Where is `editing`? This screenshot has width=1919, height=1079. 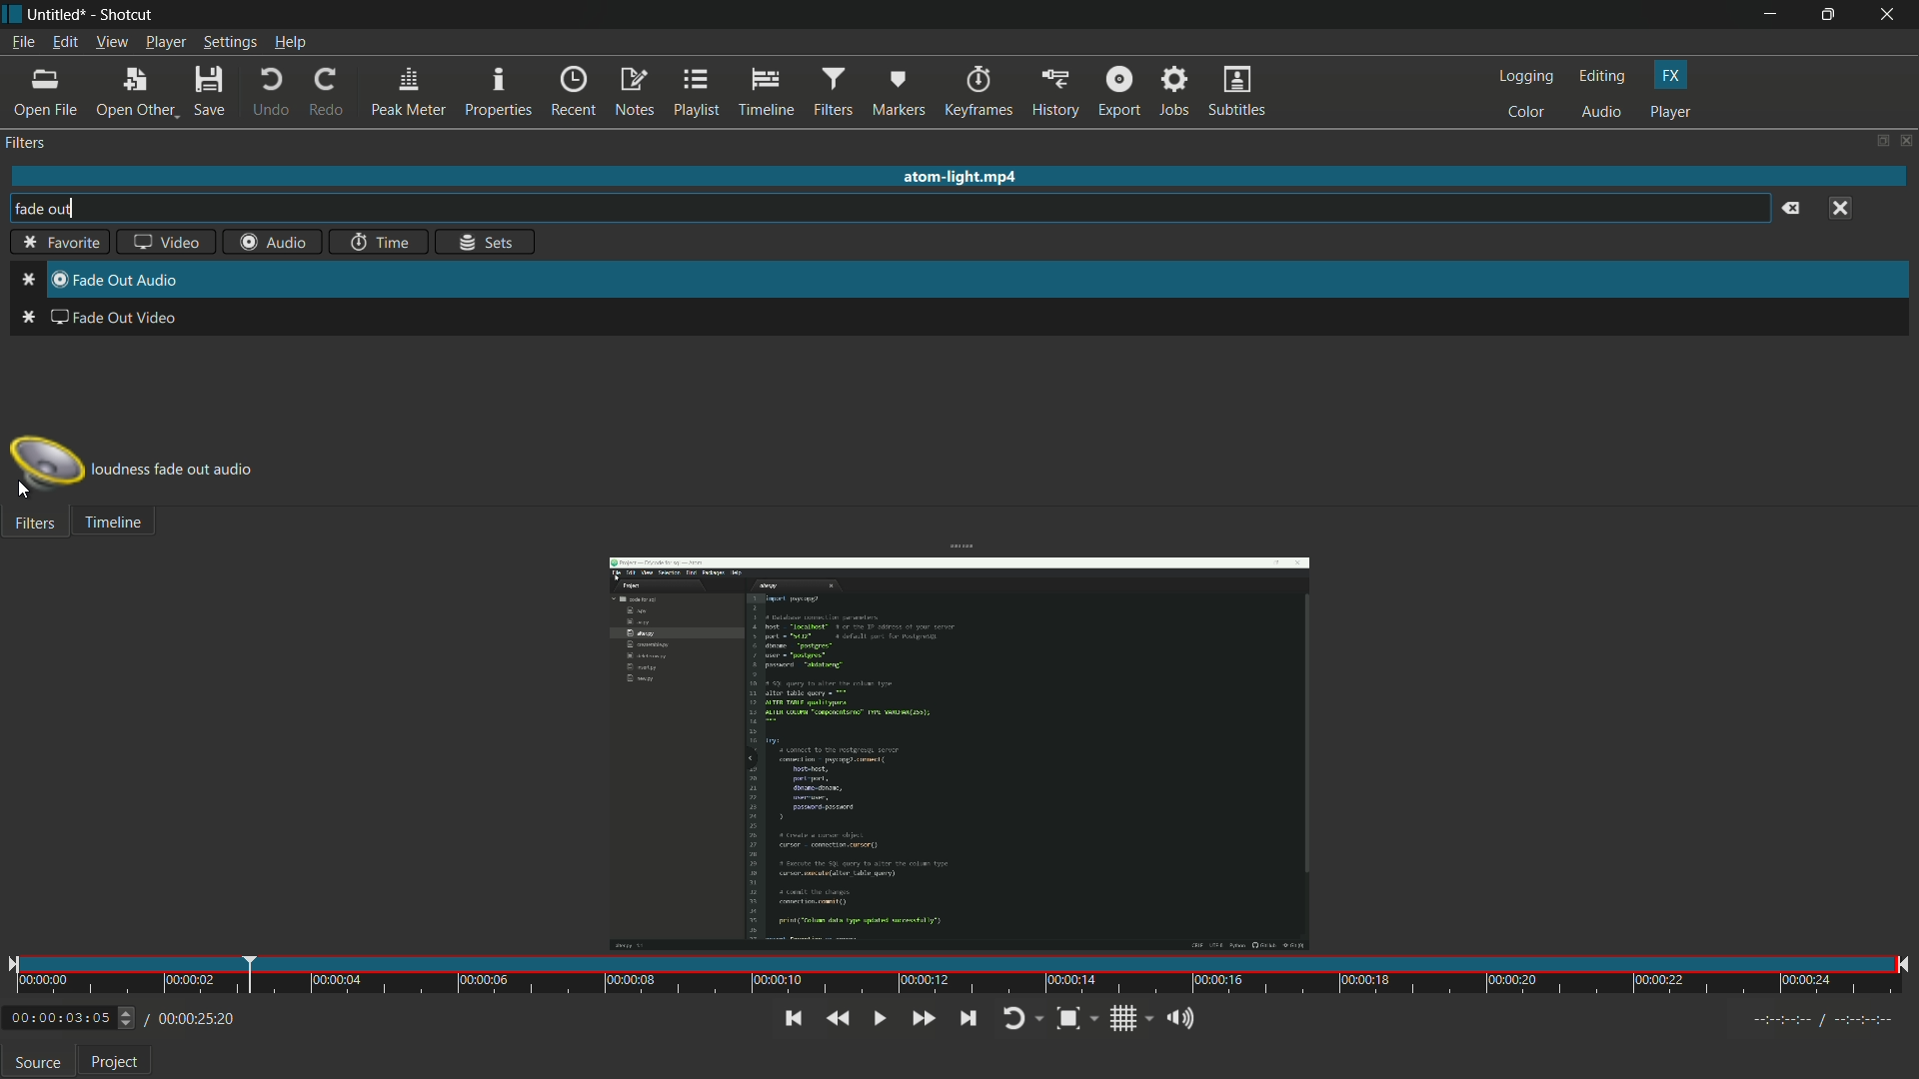 editing is located at coordinates (1603, 77).